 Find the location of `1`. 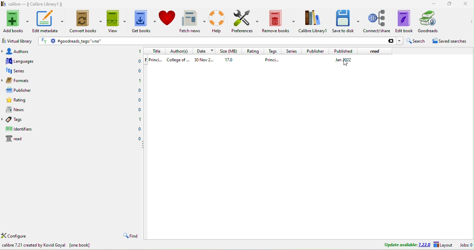

1 is located at coordinates (139, 80).